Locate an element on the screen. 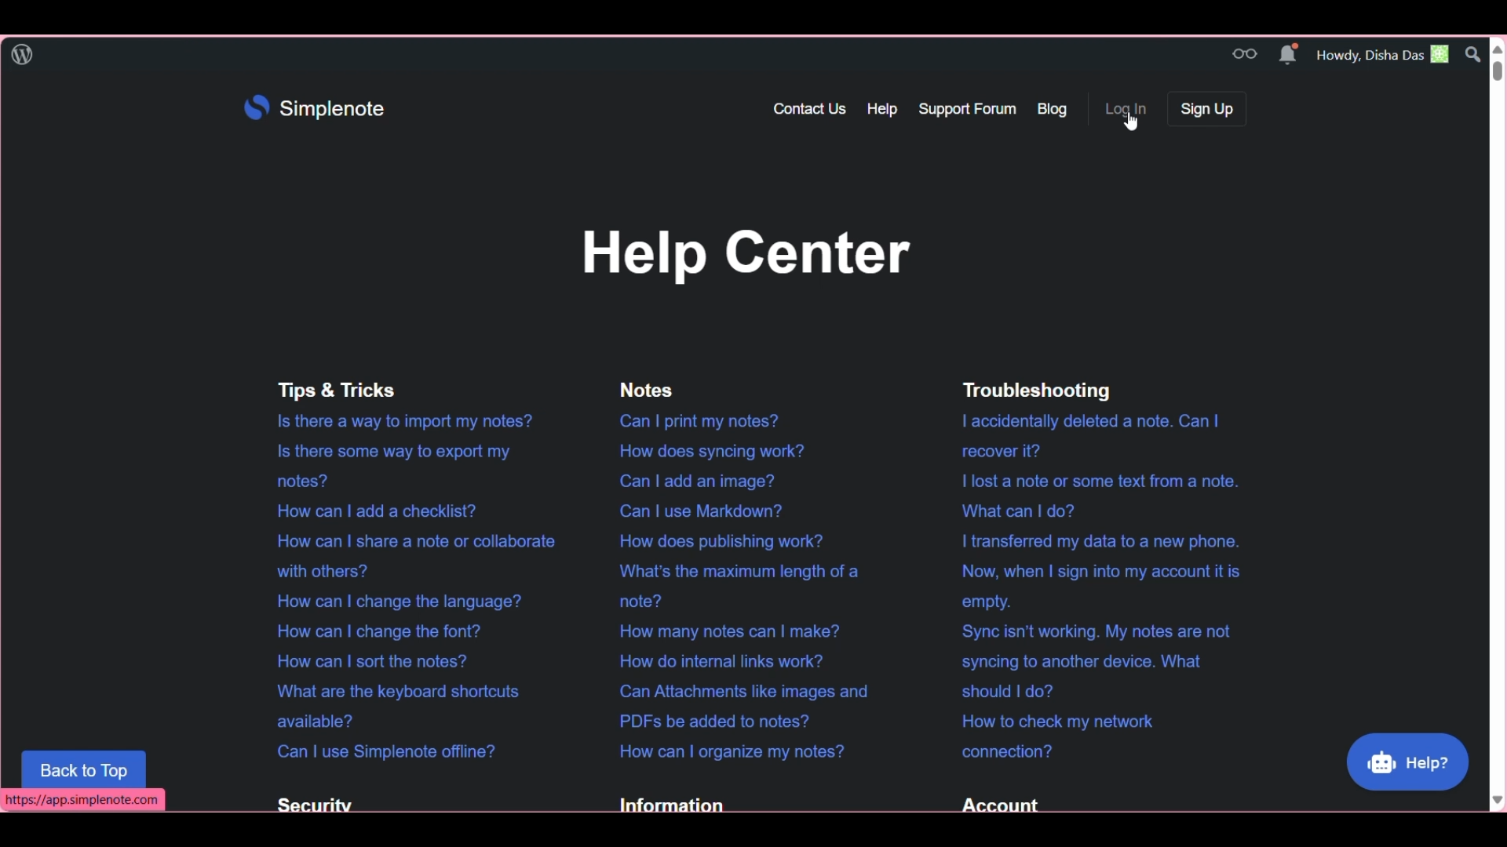 This screenshot has height=847, width=1507. Contact us is located at coordinates (808, 110).